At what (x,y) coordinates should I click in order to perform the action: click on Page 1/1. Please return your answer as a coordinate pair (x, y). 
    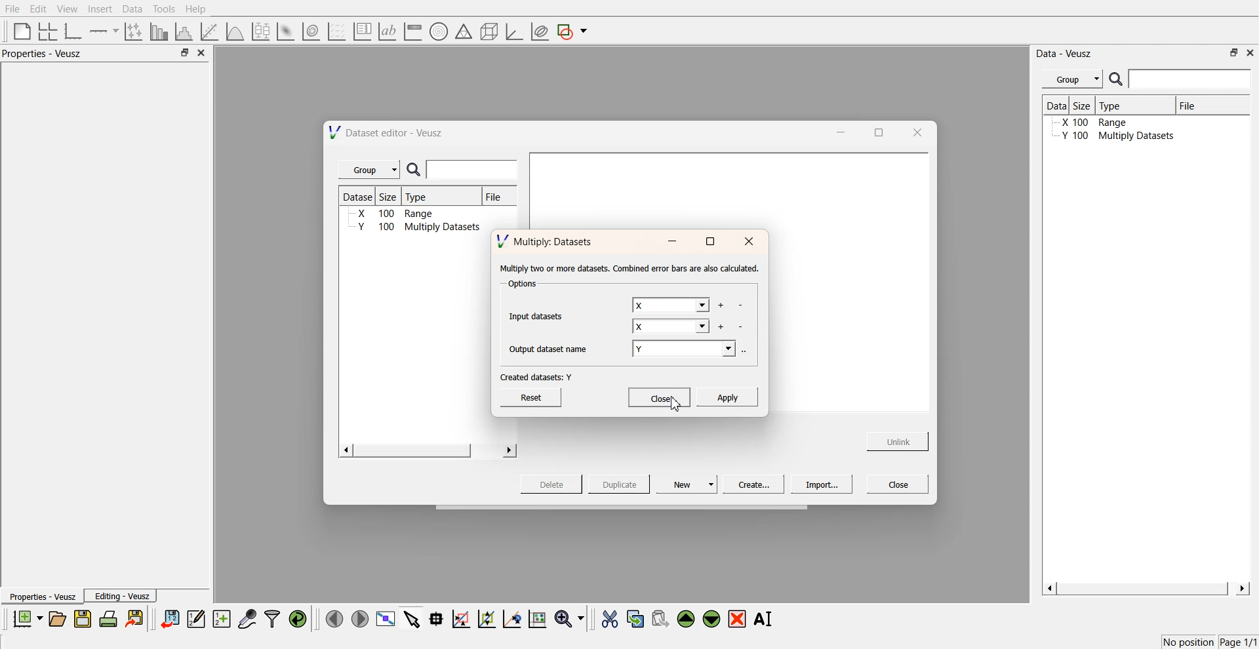
    Looking at the image, I should click on (1239, 642).